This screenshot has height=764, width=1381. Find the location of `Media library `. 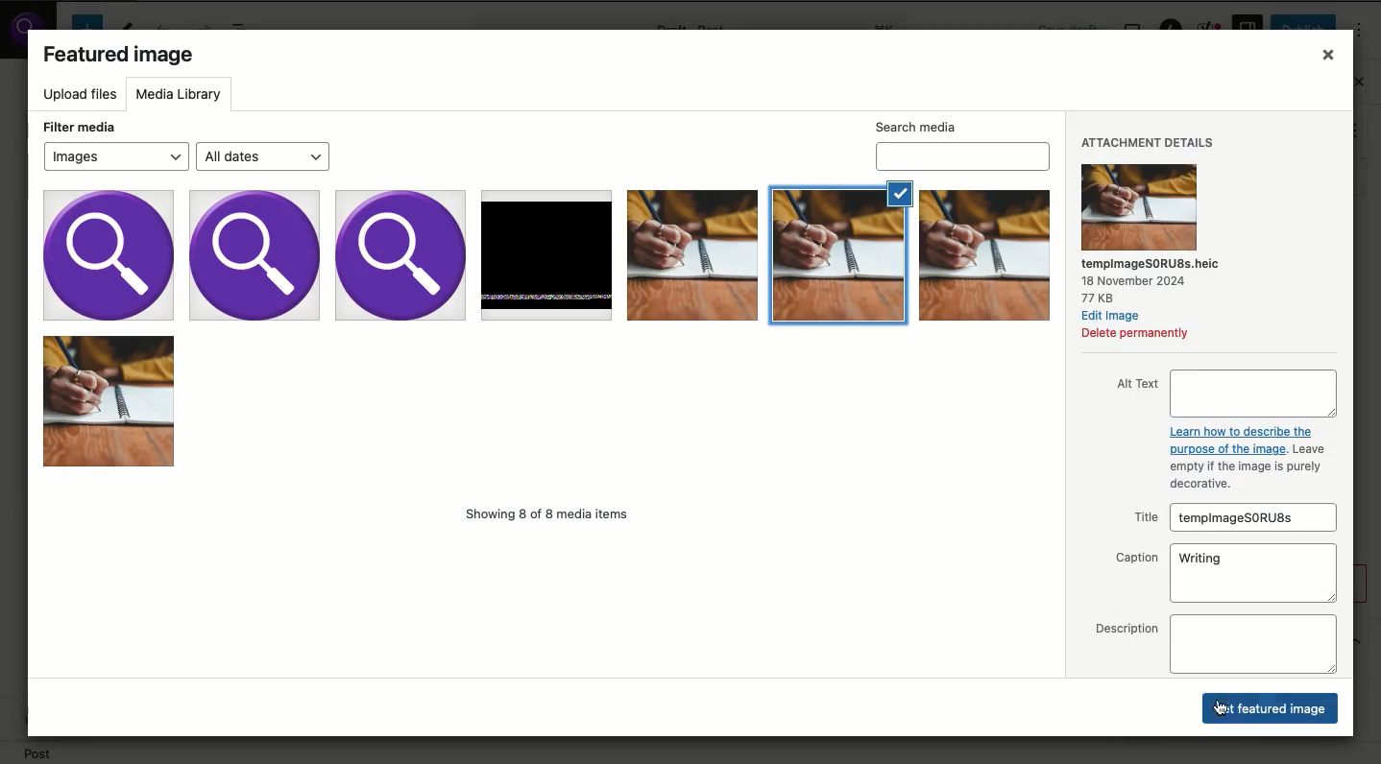

Media library  is located at coordinates (184, 97).